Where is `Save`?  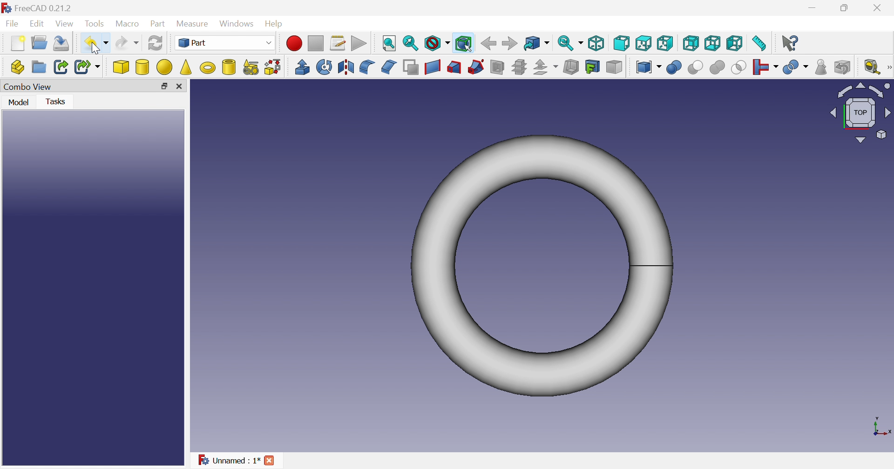 Save is located at coordinates (61, 43).